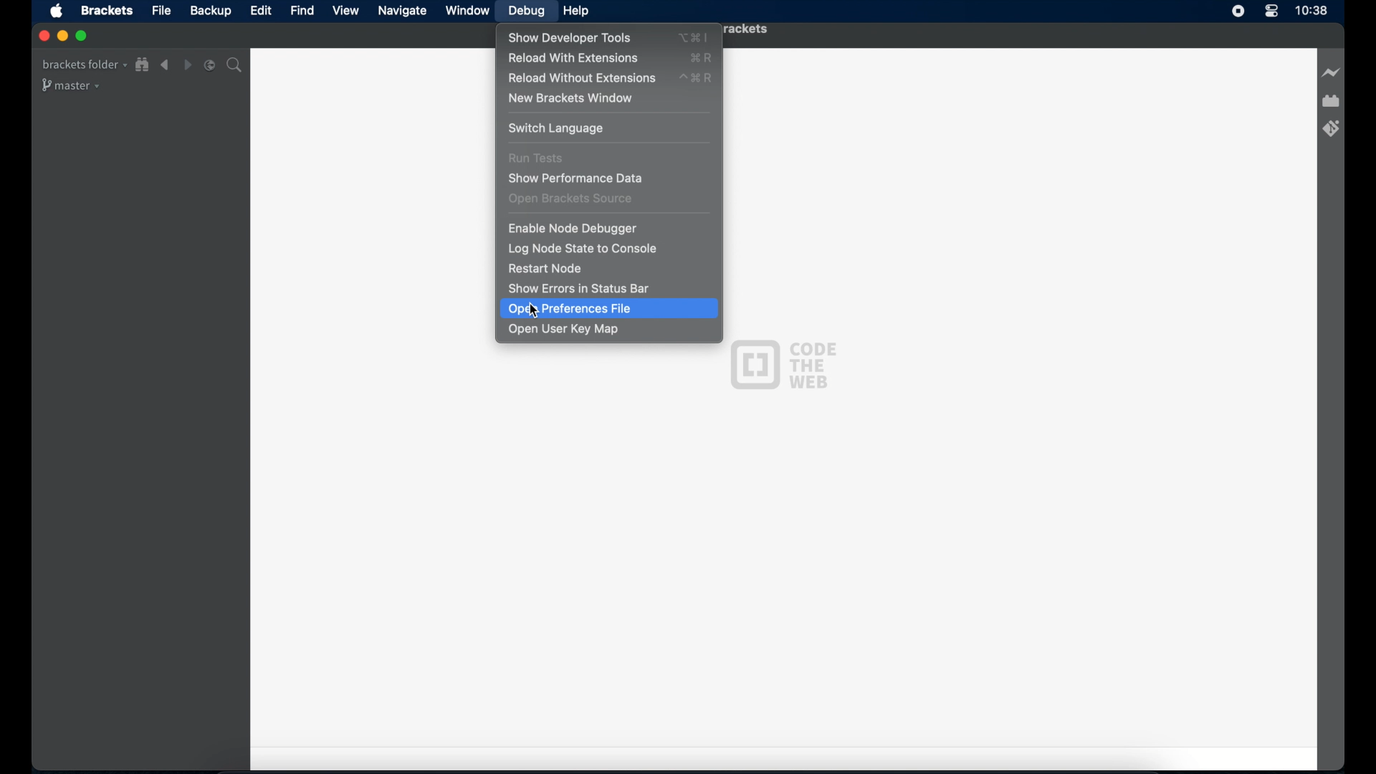 The height and width of the screenshot is (774, 1376). I want to click on file, so click(163, 11).